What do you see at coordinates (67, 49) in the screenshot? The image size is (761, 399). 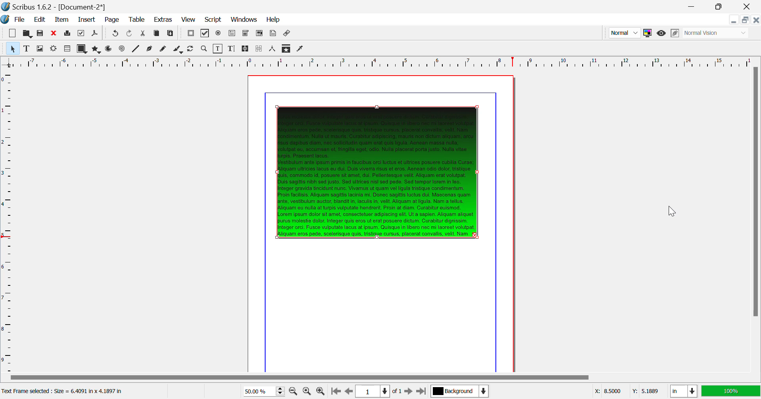 I see `Render Frame` at bounding box center [67, 49].